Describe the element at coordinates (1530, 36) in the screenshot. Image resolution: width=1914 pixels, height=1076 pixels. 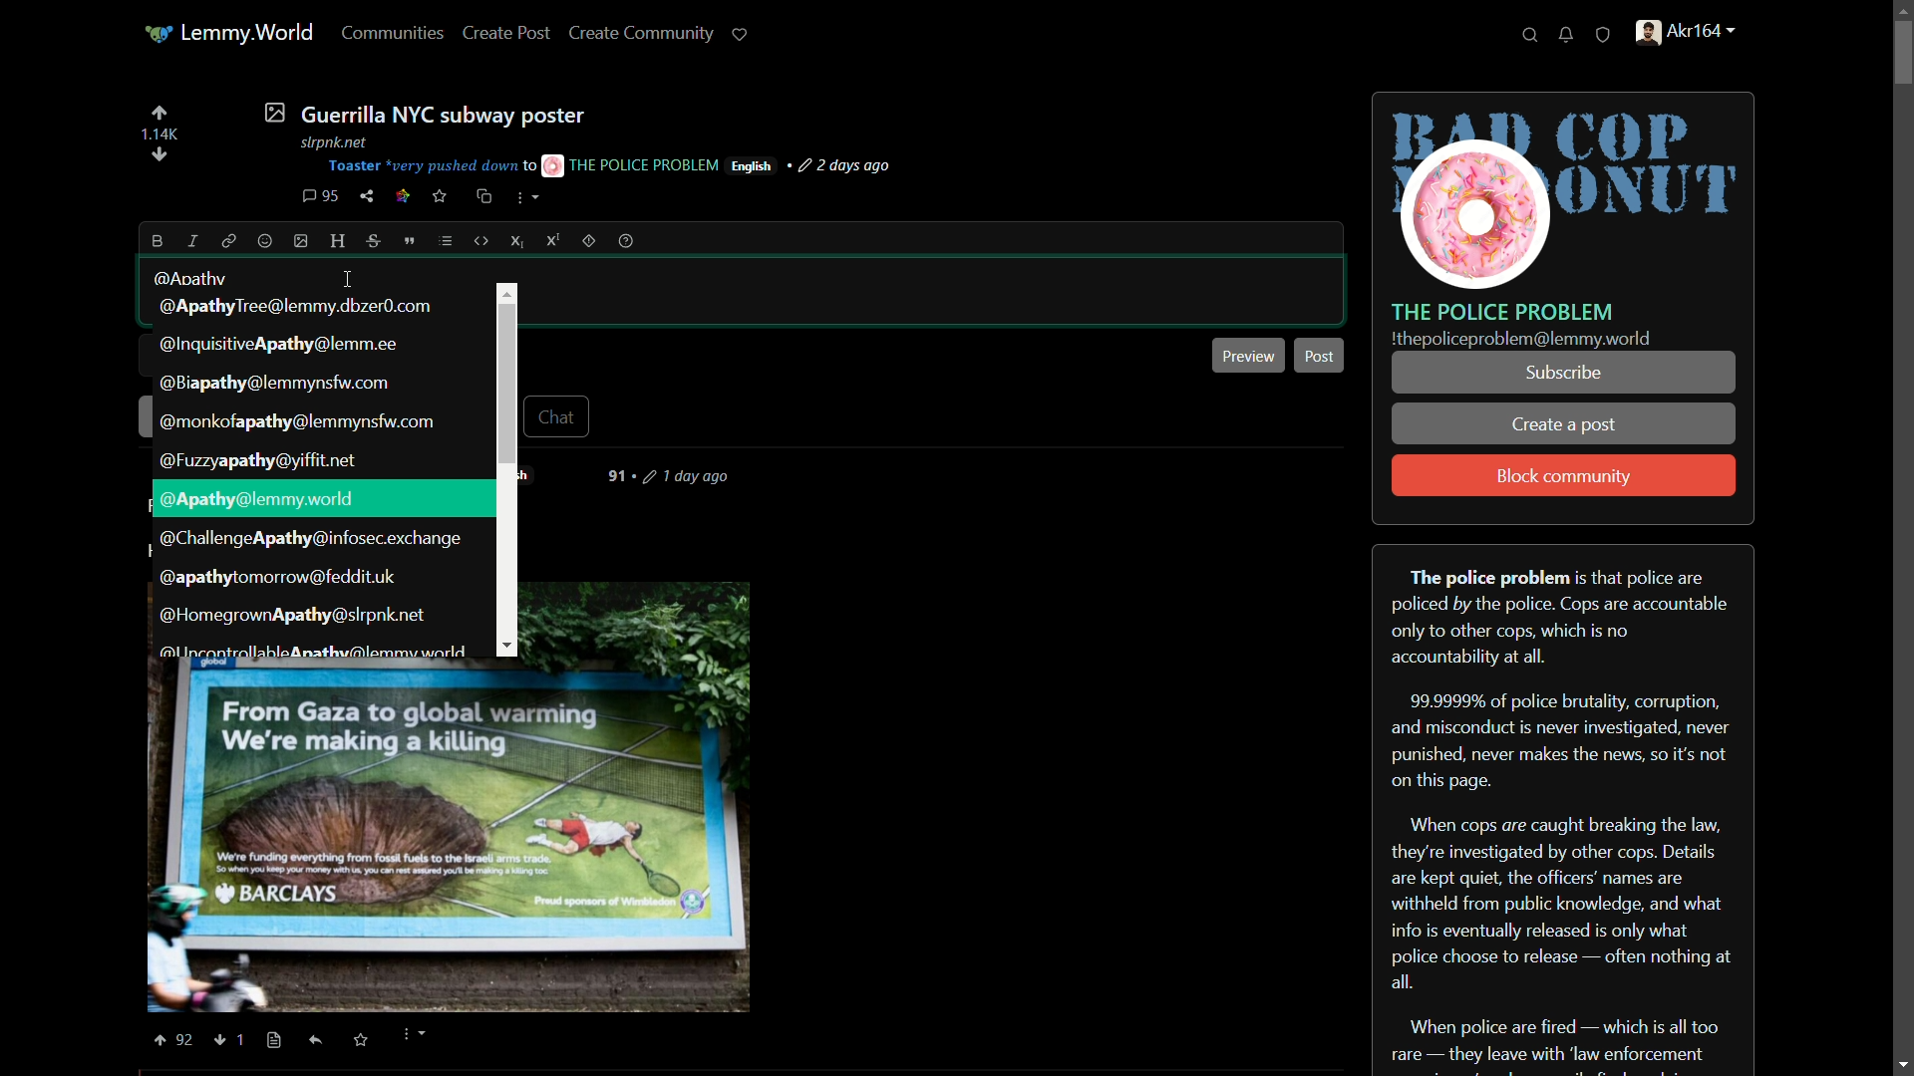
I see `search` at that location.